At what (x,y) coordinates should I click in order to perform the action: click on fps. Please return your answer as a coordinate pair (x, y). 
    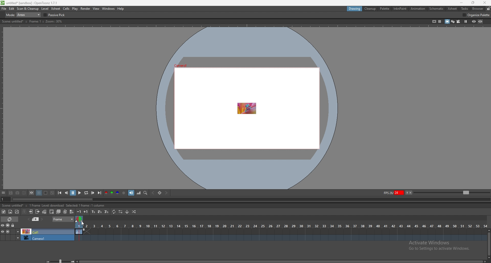
    Looking at the image, I should click on (398, 193).